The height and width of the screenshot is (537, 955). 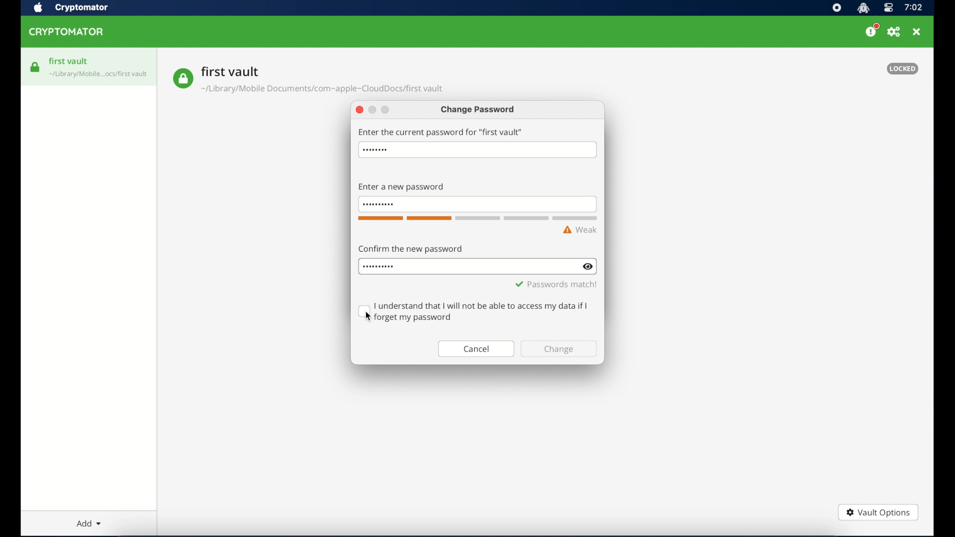 I want to click on cryptomator, so click(x=67, y=32).